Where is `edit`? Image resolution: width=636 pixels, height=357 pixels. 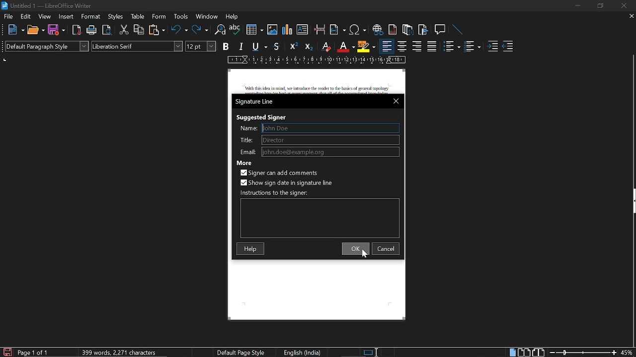
edit is located at coordinates (25, 16).